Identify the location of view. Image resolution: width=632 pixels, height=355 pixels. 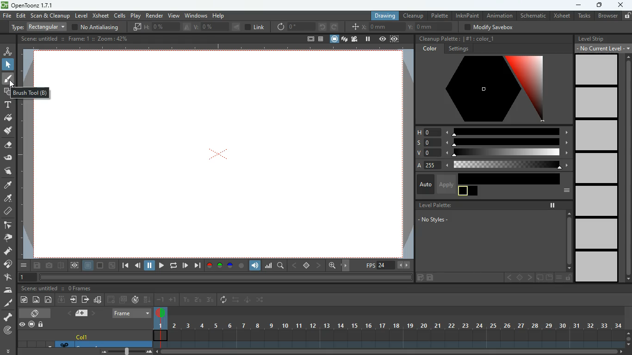
(173, 14).